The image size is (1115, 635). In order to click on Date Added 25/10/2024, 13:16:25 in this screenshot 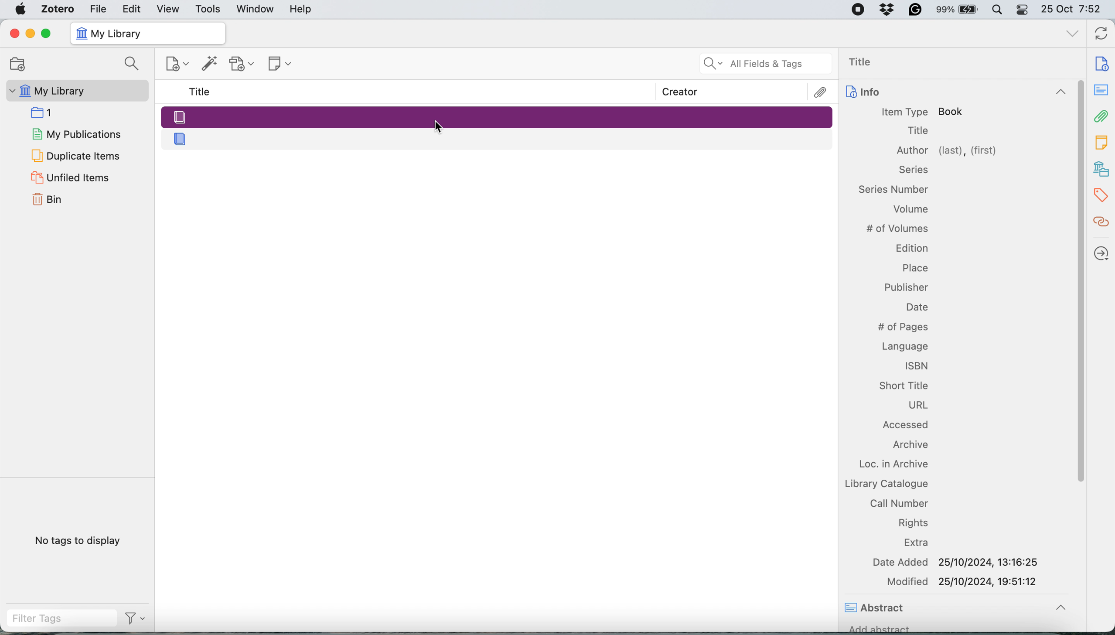, I will do `click(958, 562)`.